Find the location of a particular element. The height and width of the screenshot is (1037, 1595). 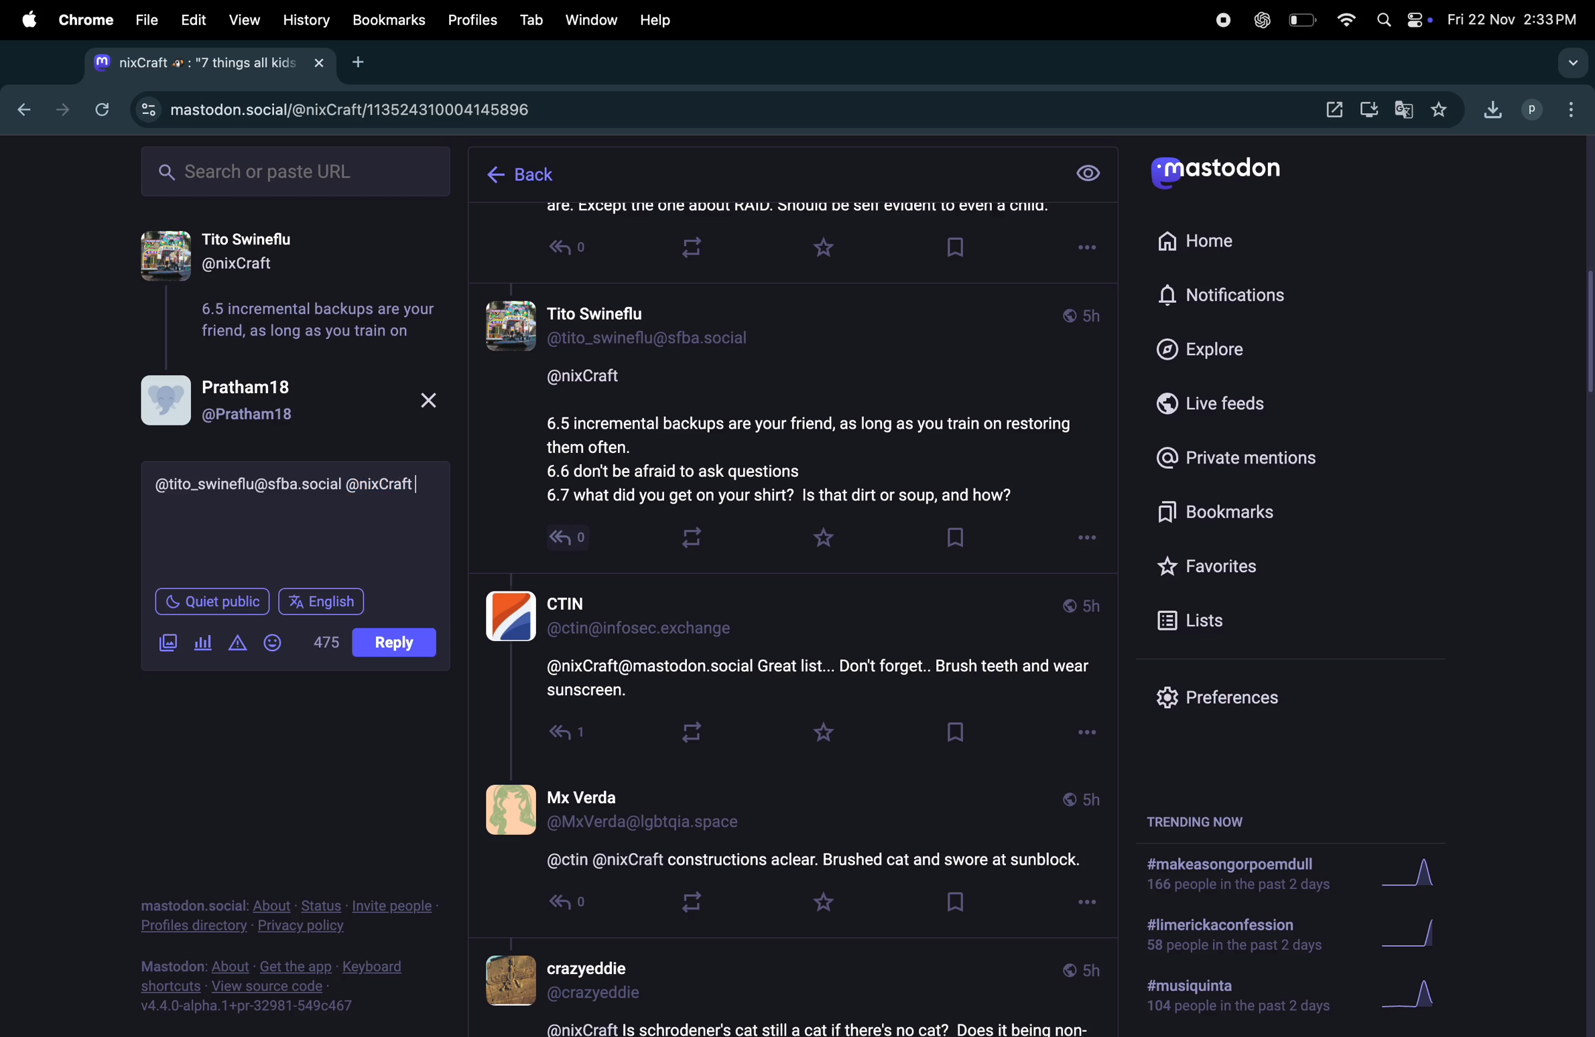

favourites is located at coordinates (1251, 569).